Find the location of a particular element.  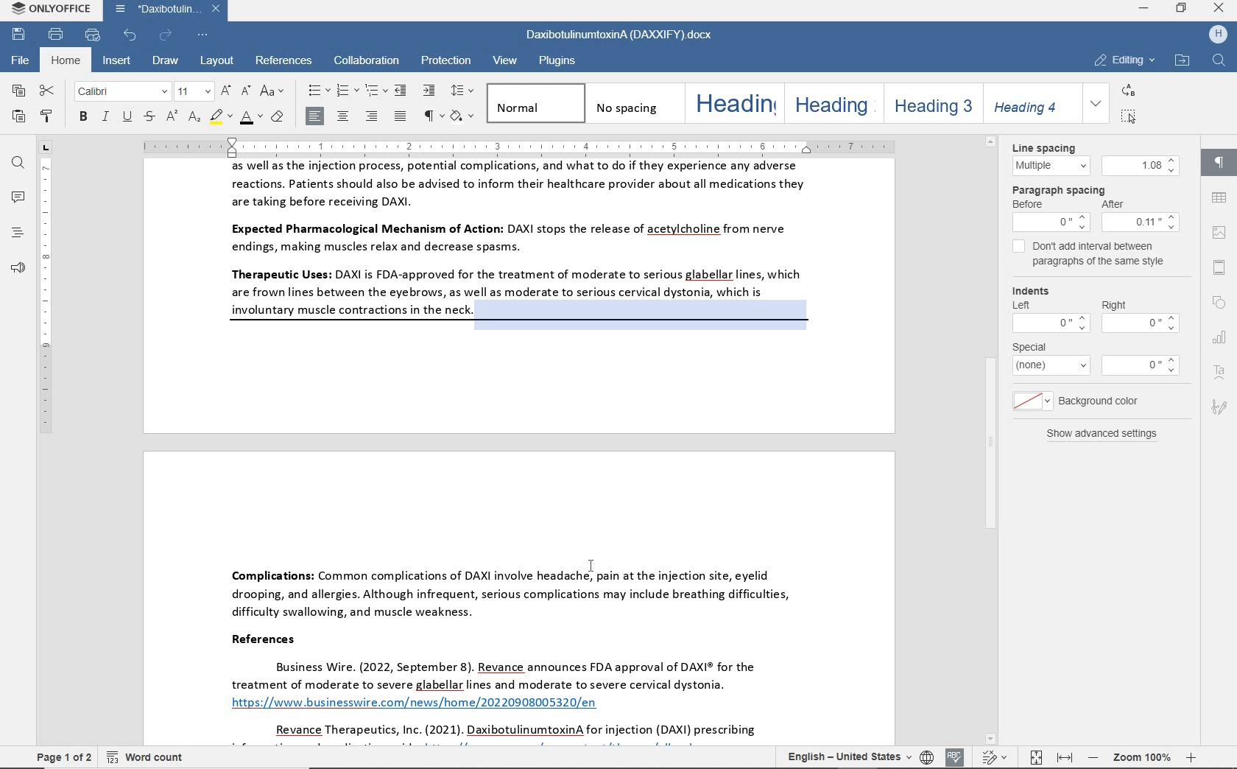

table is located at coordinates (1218, 198).